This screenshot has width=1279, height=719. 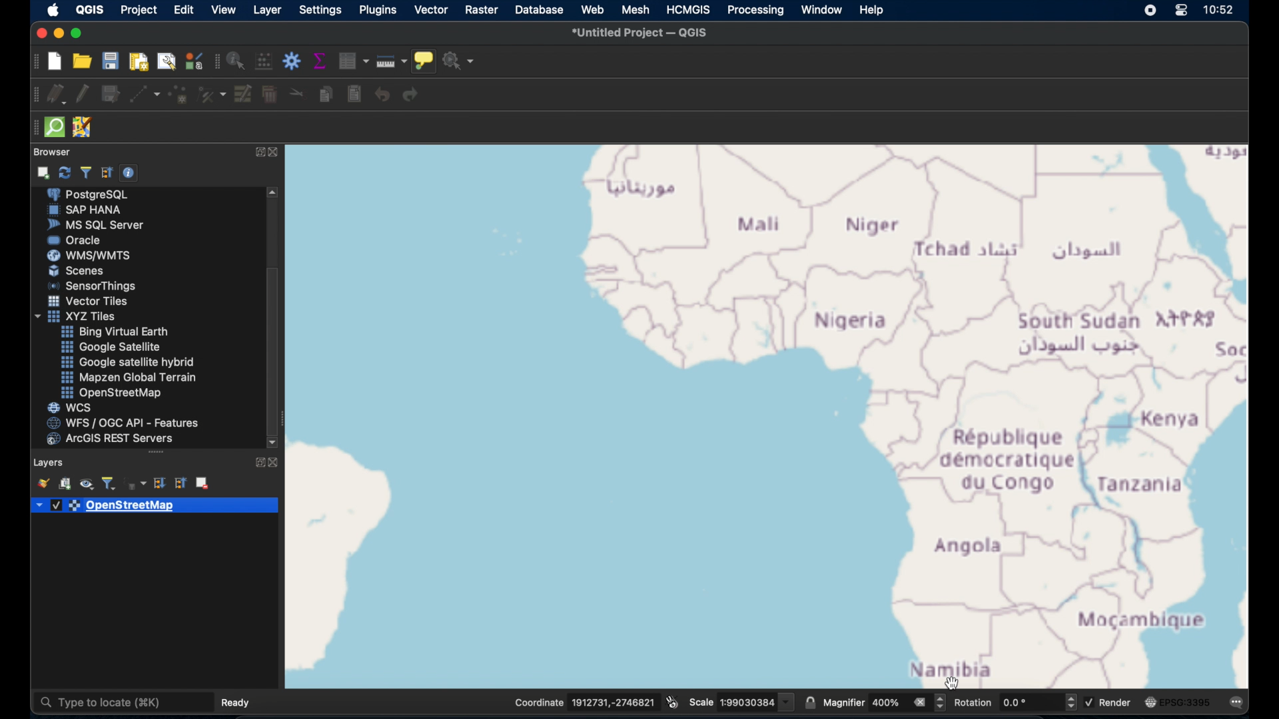 What do you see at coordinates (353, 96) in the screenshot?
I see `paste features` at bounding box center [353, 96].